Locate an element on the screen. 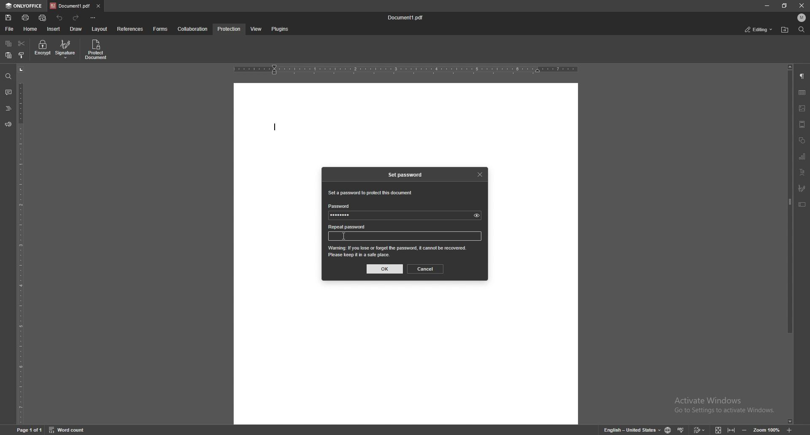 The height and width of the screenshot is (435, 810). tab is located at coordinates (70, 6).